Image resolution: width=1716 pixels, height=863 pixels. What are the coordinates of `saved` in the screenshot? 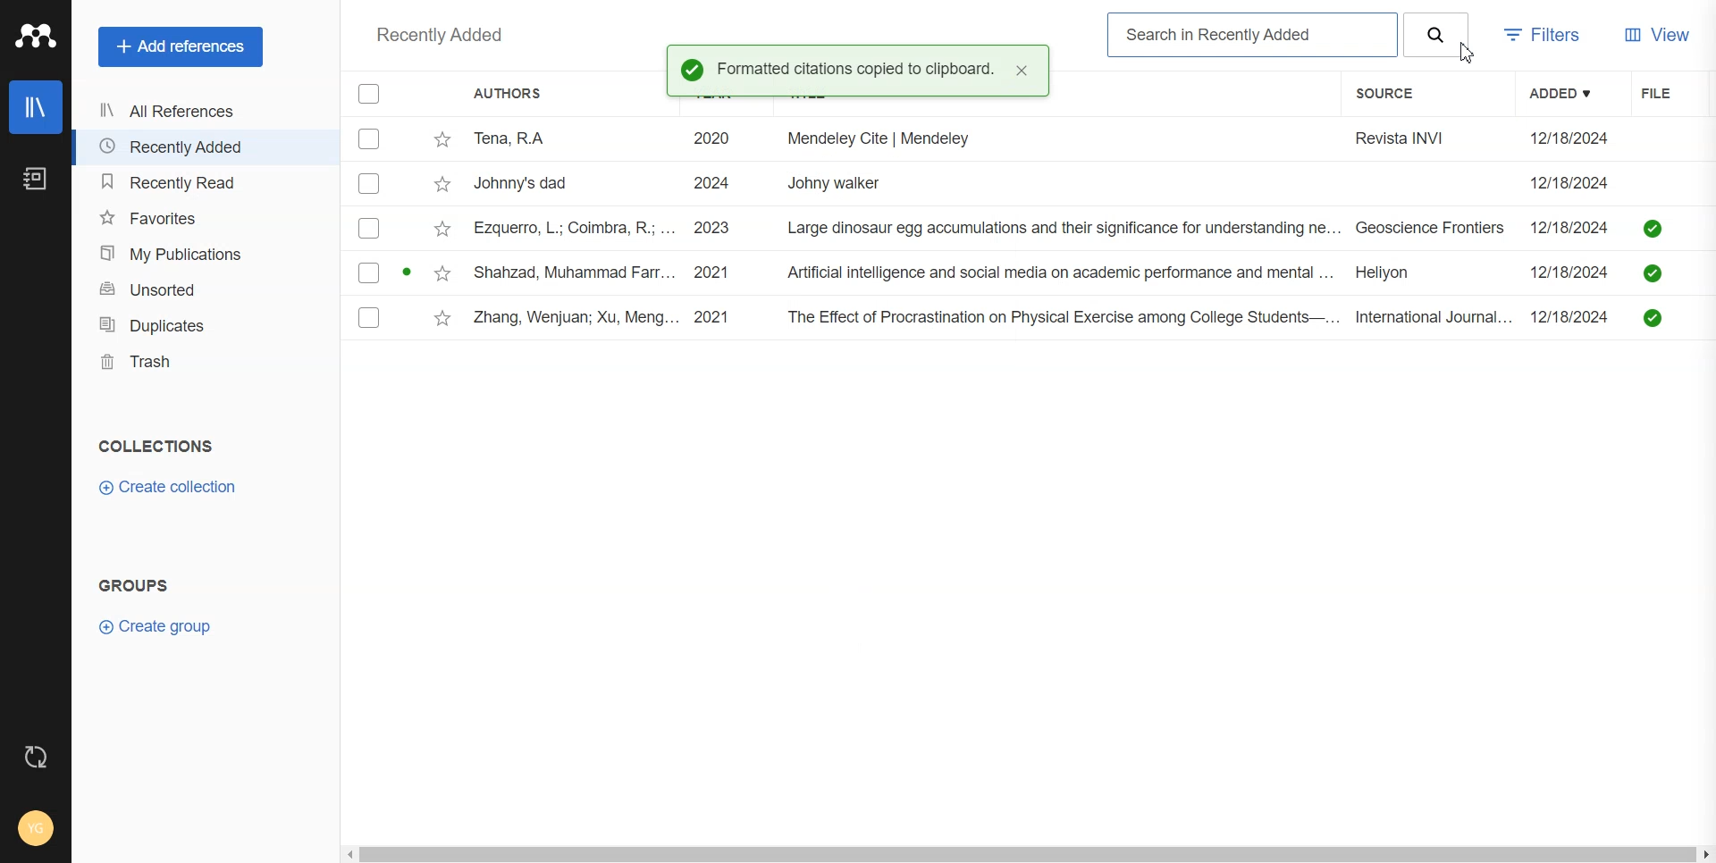 It's located at (1652, 275).